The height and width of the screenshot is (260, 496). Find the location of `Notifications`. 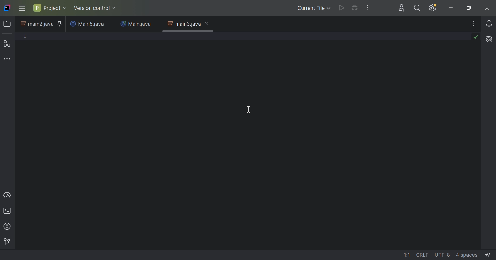

Notifications is located at coordinates (490, 24).